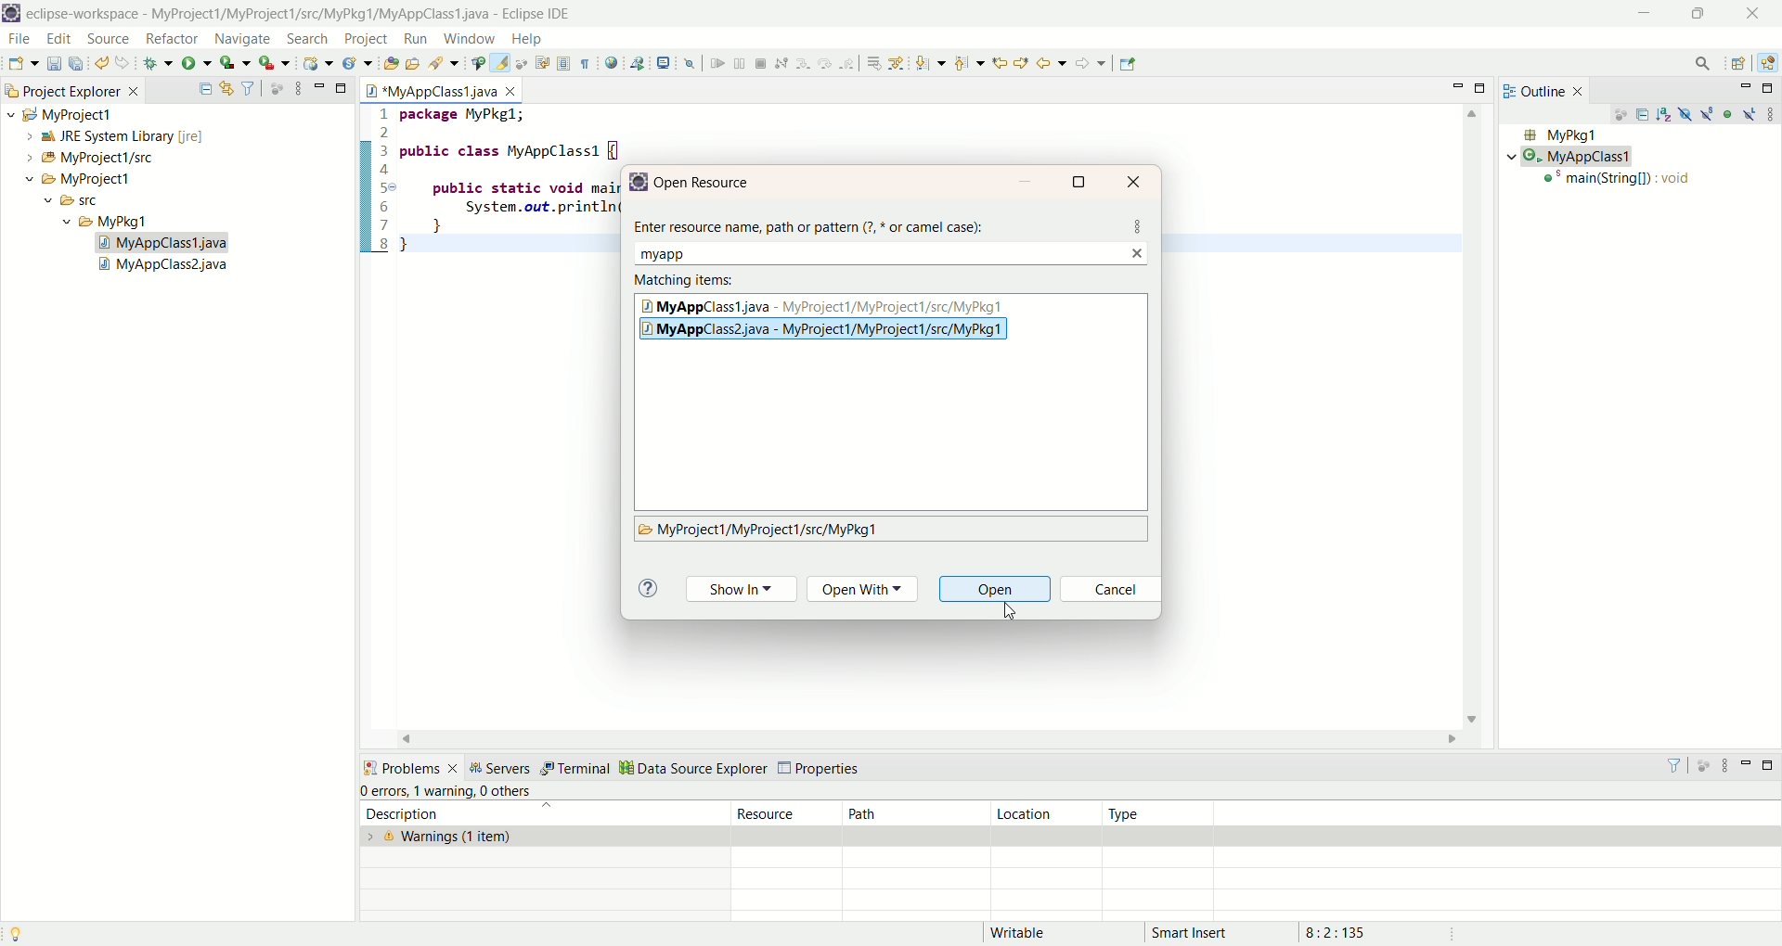  Describe the element at coordinates (1110, 592) in the screenshot. I see `cancel` at that location.